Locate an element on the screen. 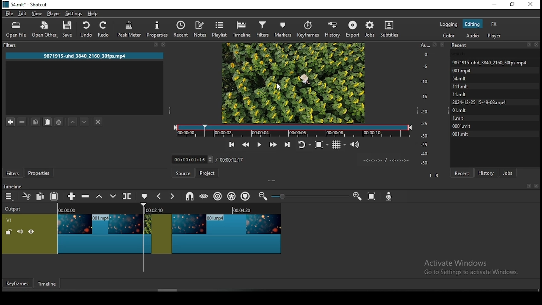  paste is located at coordinates (54, 196).